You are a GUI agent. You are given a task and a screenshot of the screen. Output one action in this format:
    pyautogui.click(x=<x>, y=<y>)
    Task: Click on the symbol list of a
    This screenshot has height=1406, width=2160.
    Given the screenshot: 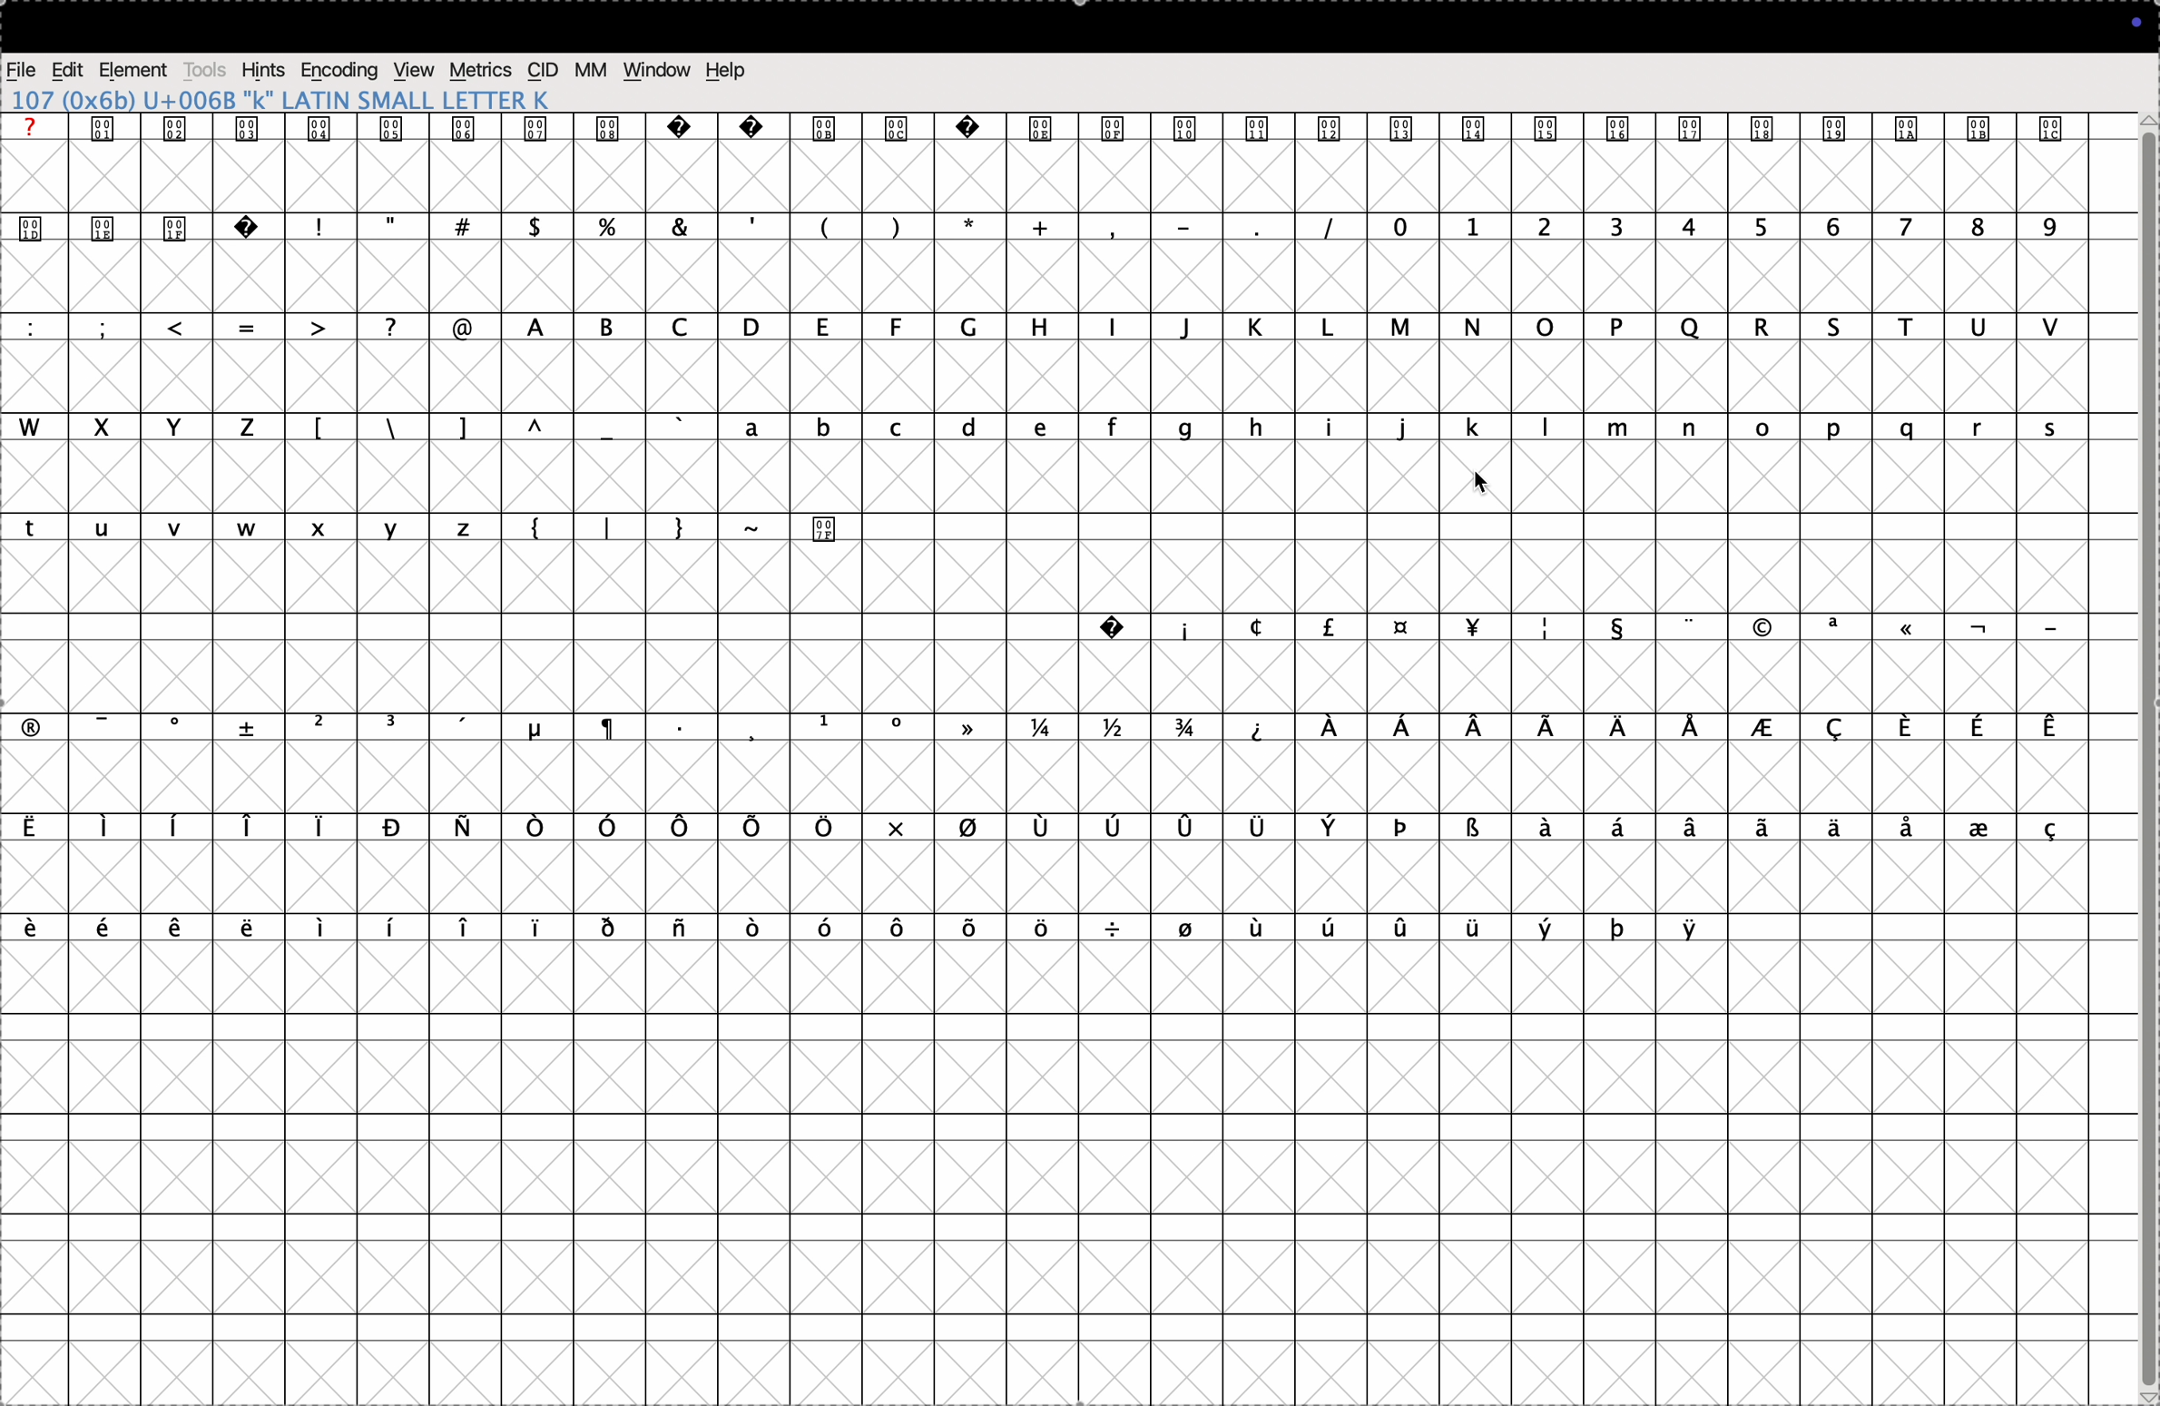 What is the action you would take?
    pyautogui.click(x=1792, y=831)
    